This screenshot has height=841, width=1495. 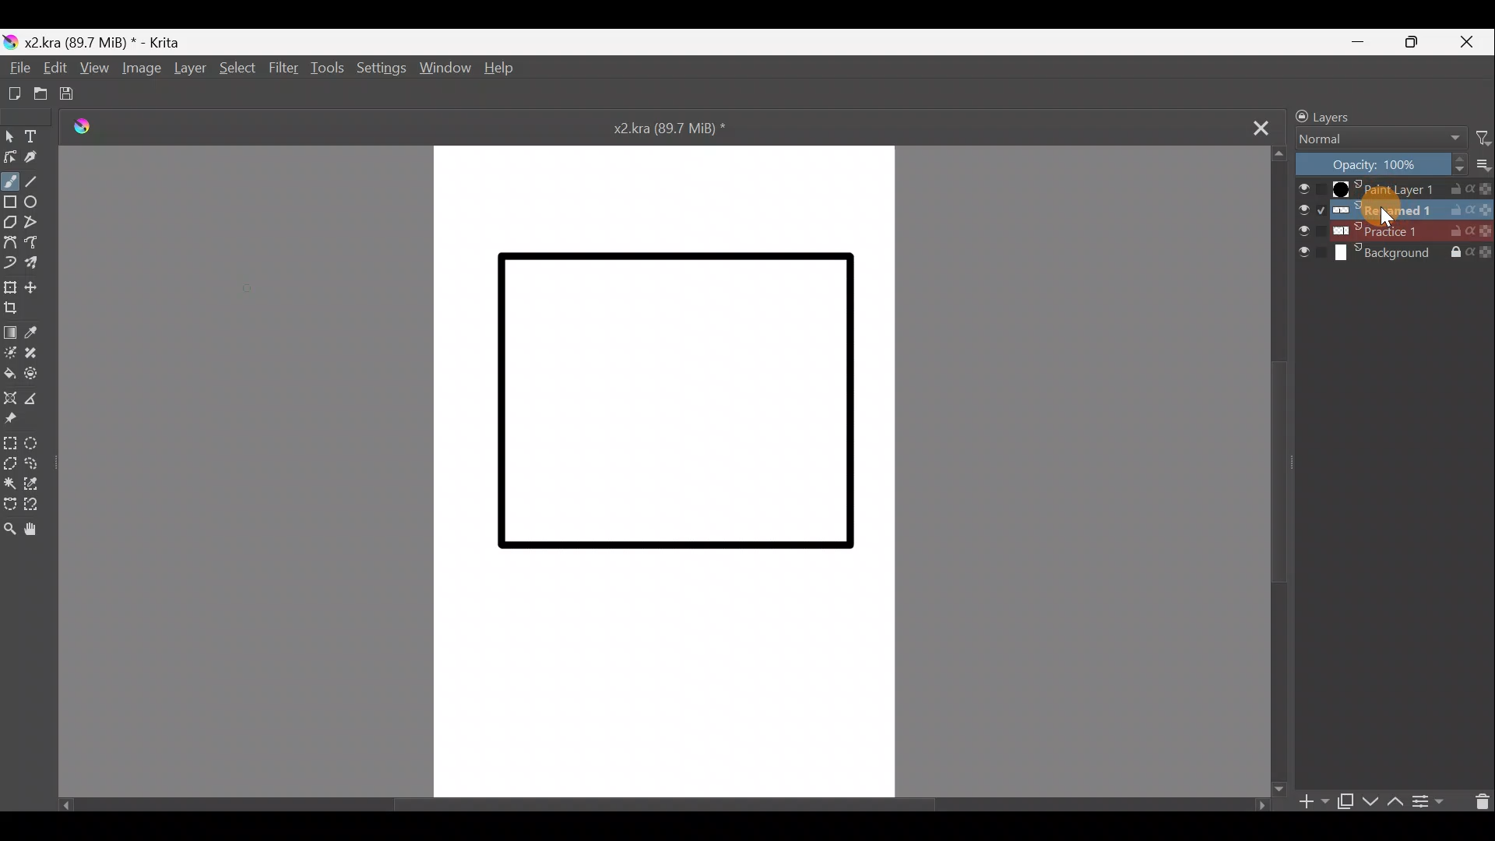 What do you see at coordinates (11, 374) in the screenshot?
I see `Fill a contiguous area of colour with colour/fill a selection` at bounding box center [11, 374].